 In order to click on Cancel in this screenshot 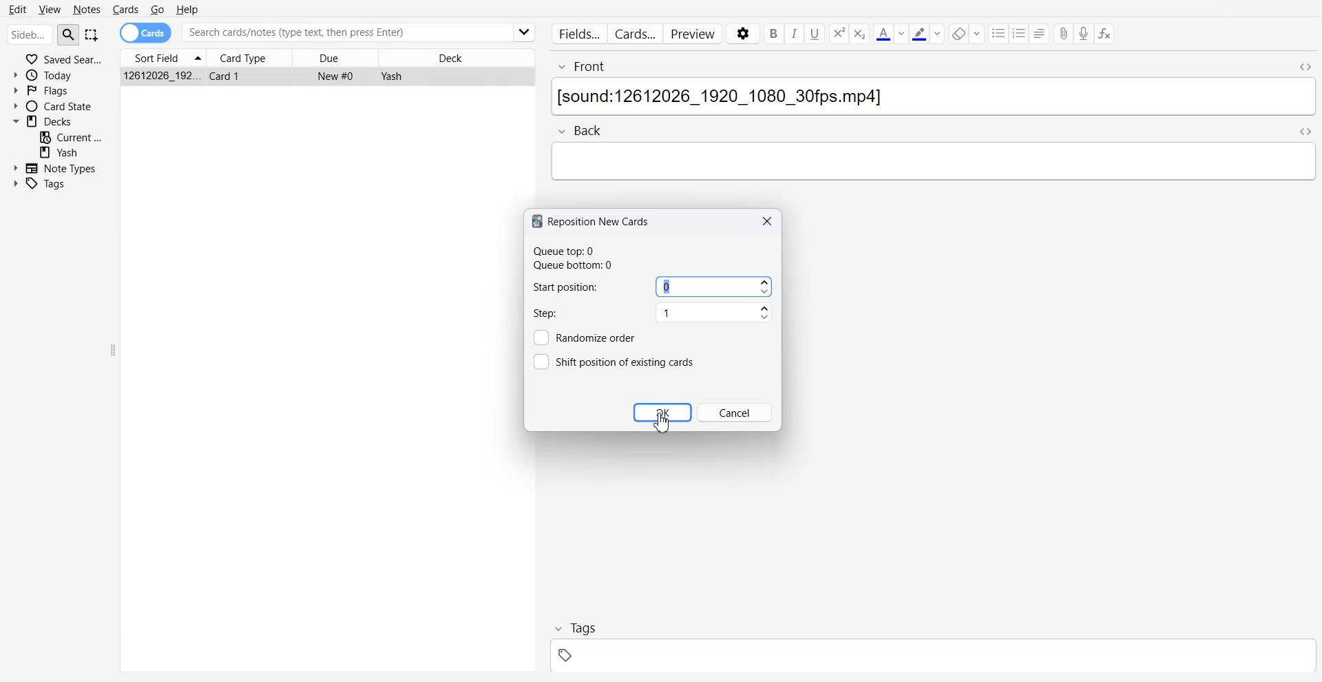, I will do `click(738, 412)`.